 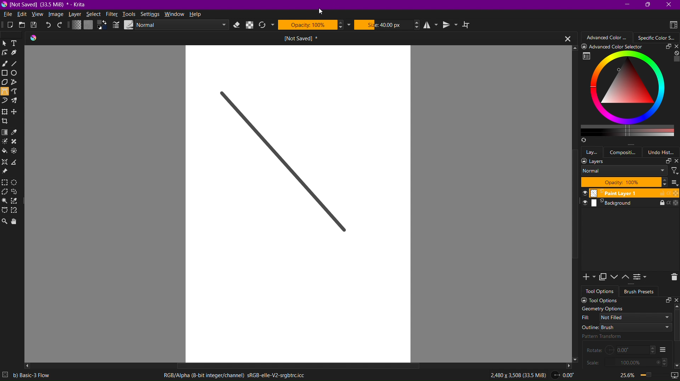 I want to click on Tool Options, so click(x=601, y=291).